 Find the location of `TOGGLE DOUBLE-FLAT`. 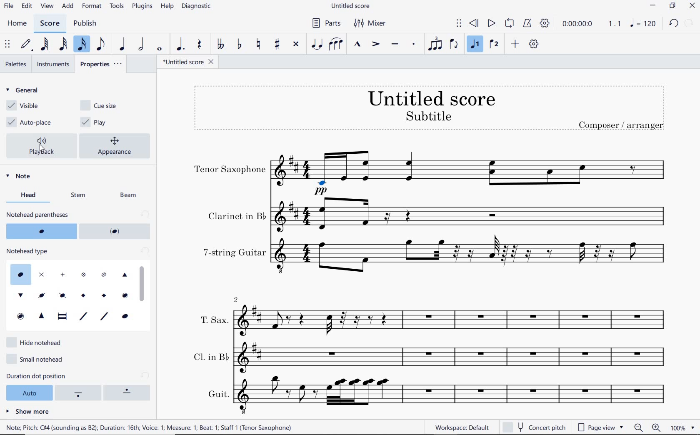

TOGGLE DOUBLE-FLAT is located at coordinates (222, 43).